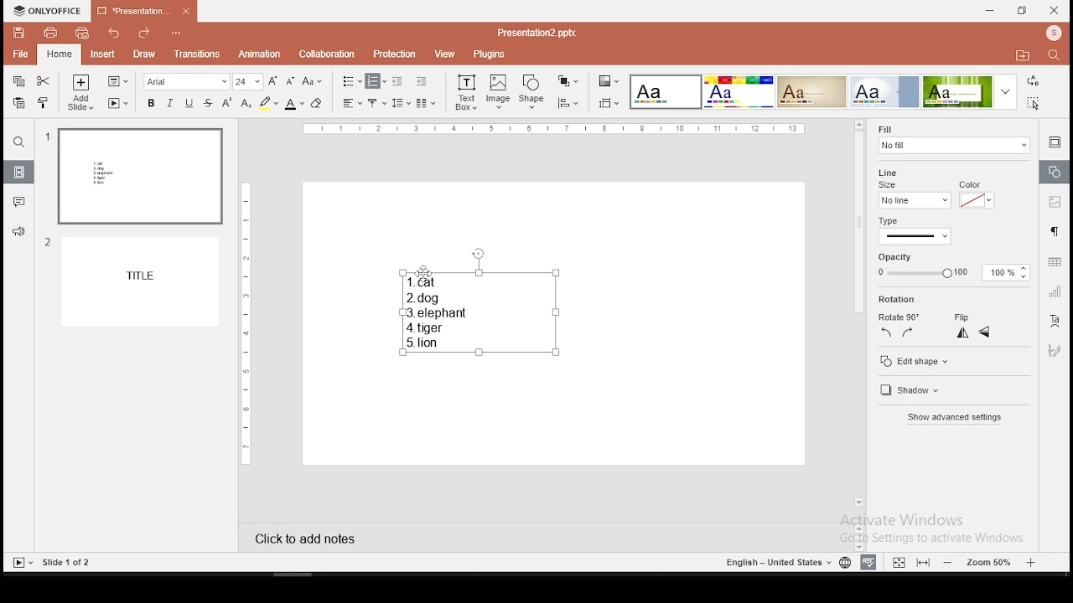 The image size is (1073, 603). Describe the element at coordinates (990, 12) in the screenshot. I see `minimize` at that location.